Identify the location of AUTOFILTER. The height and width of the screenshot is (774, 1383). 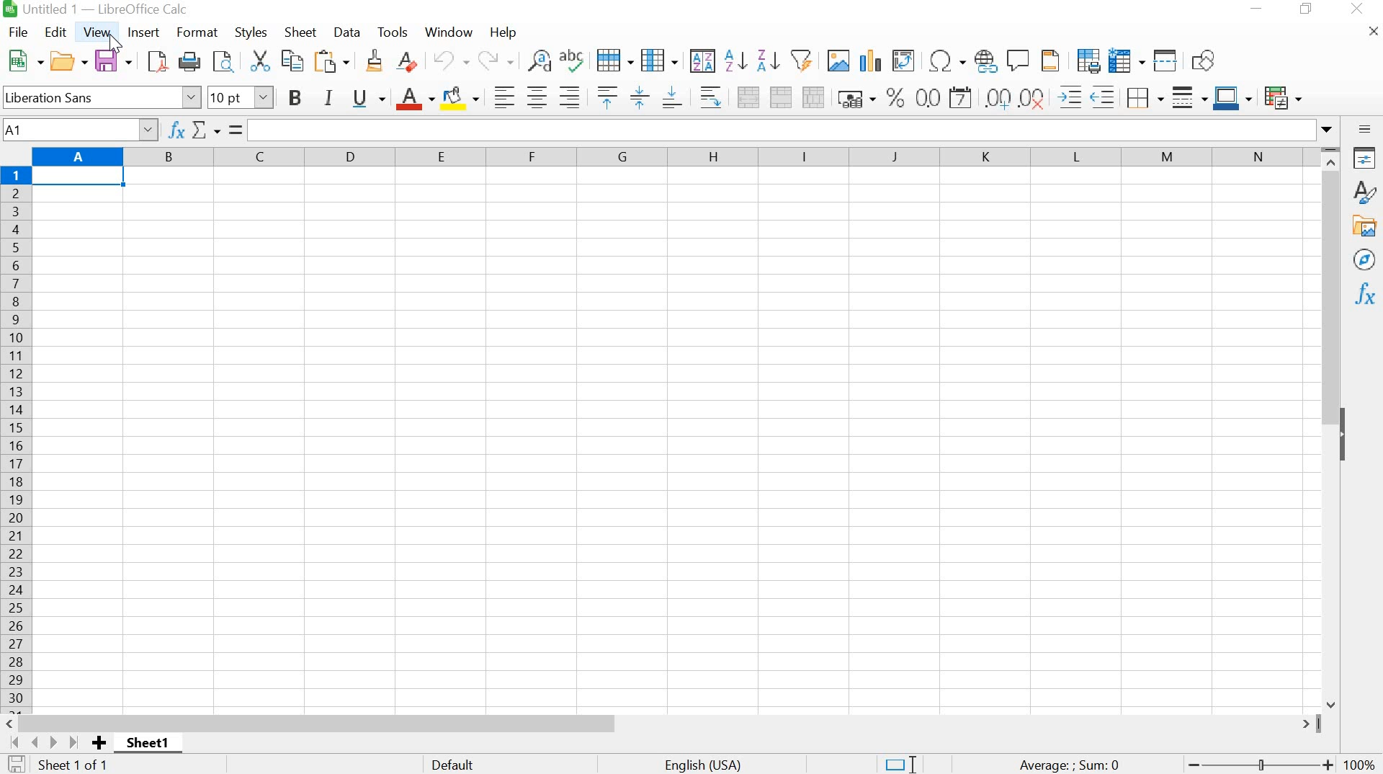
(801, 58).